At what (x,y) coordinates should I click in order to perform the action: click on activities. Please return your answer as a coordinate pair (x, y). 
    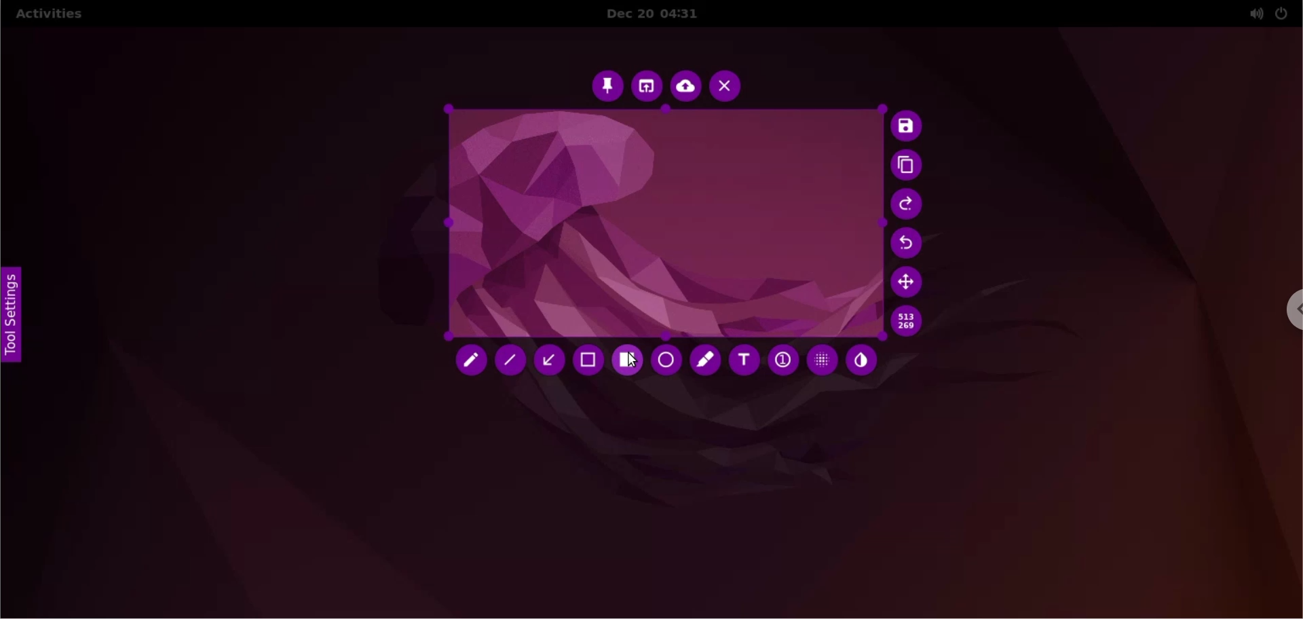
    Looking at the image, I should click on (54, 14).